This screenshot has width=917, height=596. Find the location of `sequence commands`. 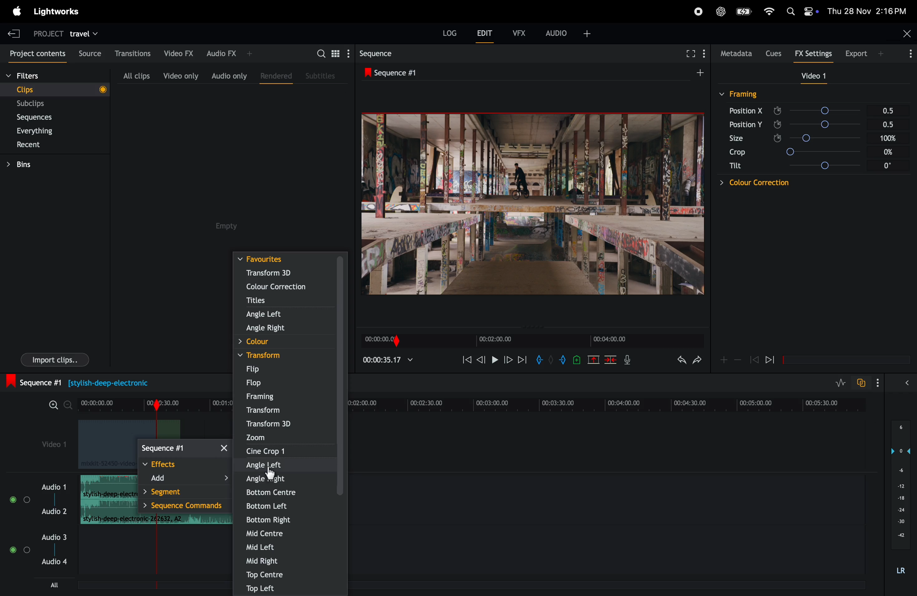

sequence commands is located at coordinates (185, 507).